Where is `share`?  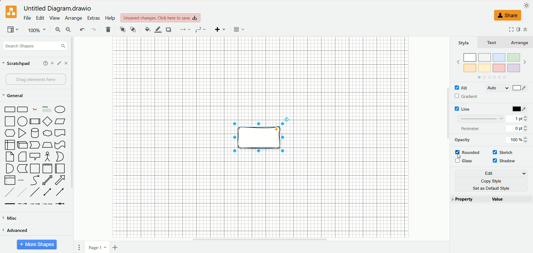
share is located at coordinates (507, 15).